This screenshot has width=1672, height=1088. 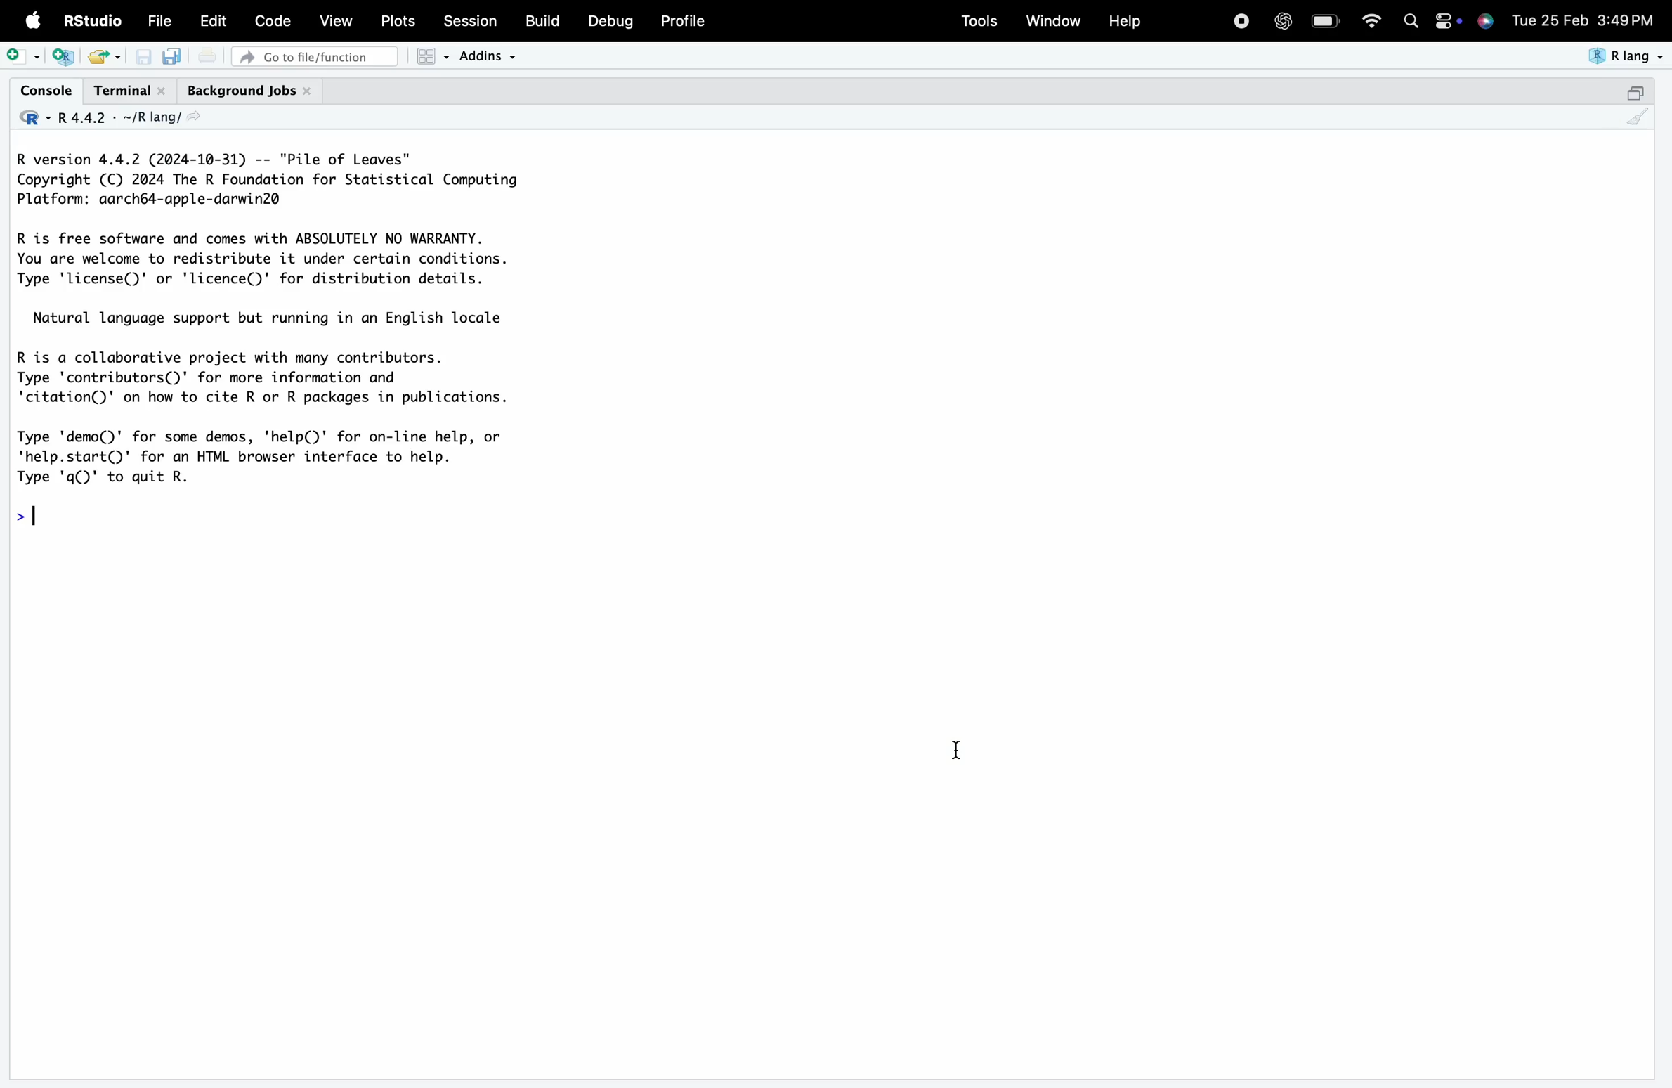 What do you see at coordinates (1485, 20) in the screenshot?
I see `siri` at bounding box center [1485, 20].